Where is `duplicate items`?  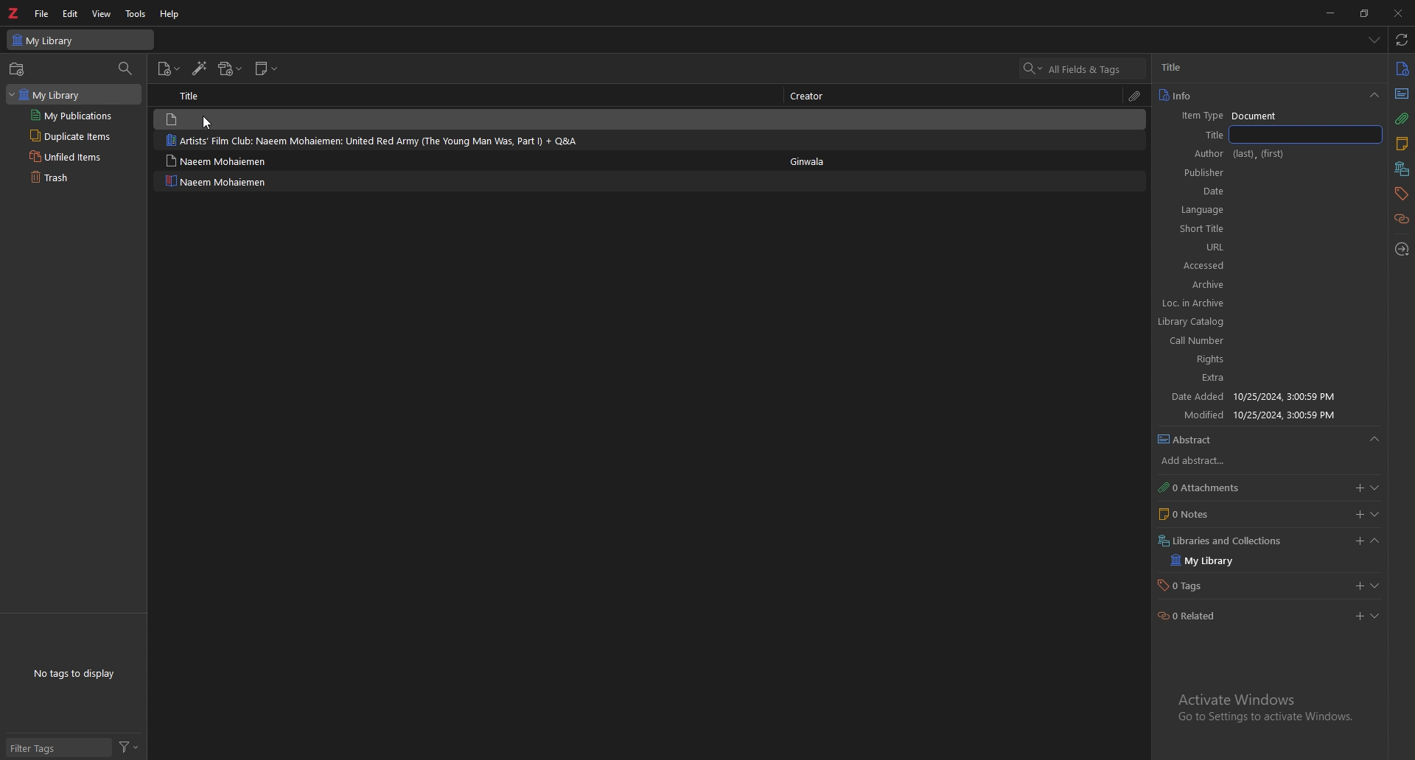
duplicate items is located at coordinates (69, 137).